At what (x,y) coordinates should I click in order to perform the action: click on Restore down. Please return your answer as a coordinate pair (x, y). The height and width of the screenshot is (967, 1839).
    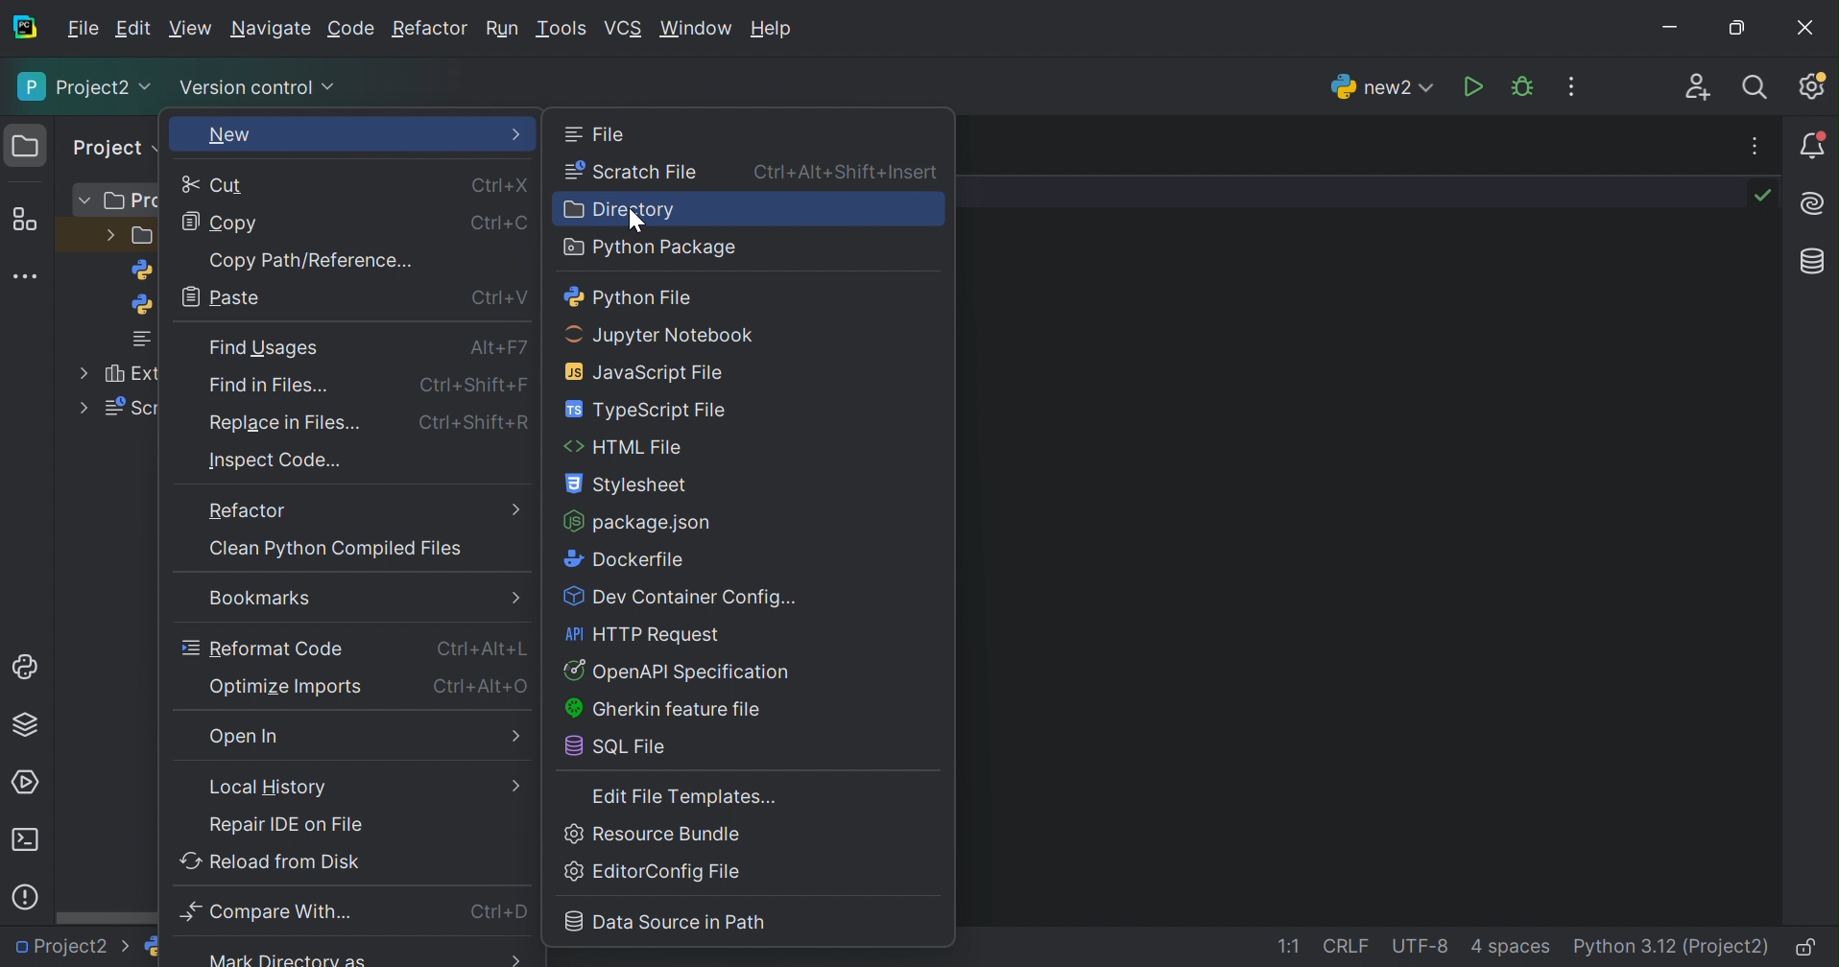
    Looking at the image, I should click on (1738, 25).